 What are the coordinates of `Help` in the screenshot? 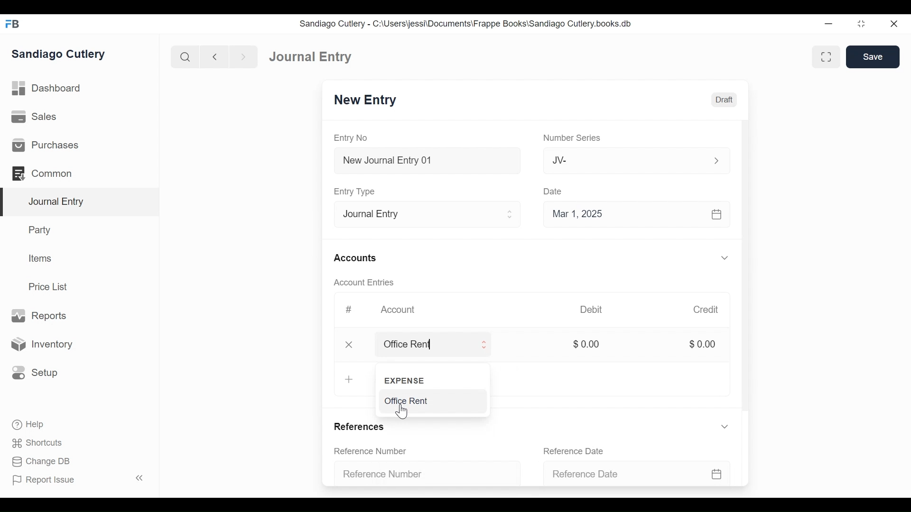 It's located at (24, 425).